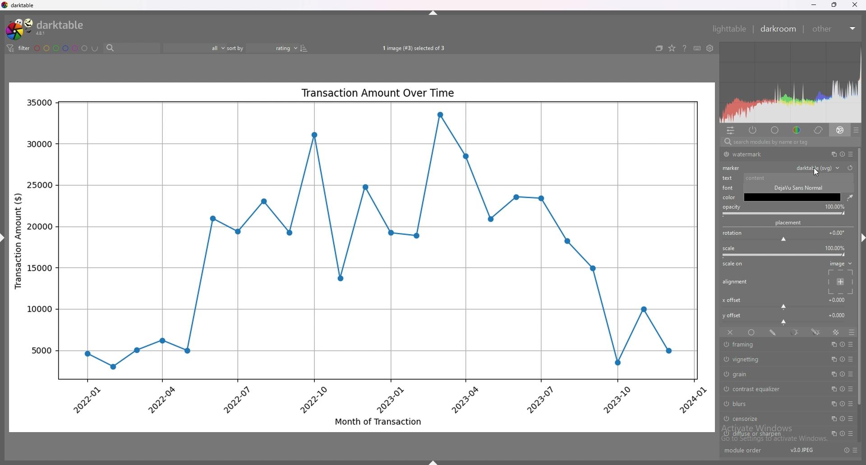 The height and width of the screenshot is (465, 866). Describe the element at coordinates (754, 131) in the screenshot. I see `active modules` at that location.